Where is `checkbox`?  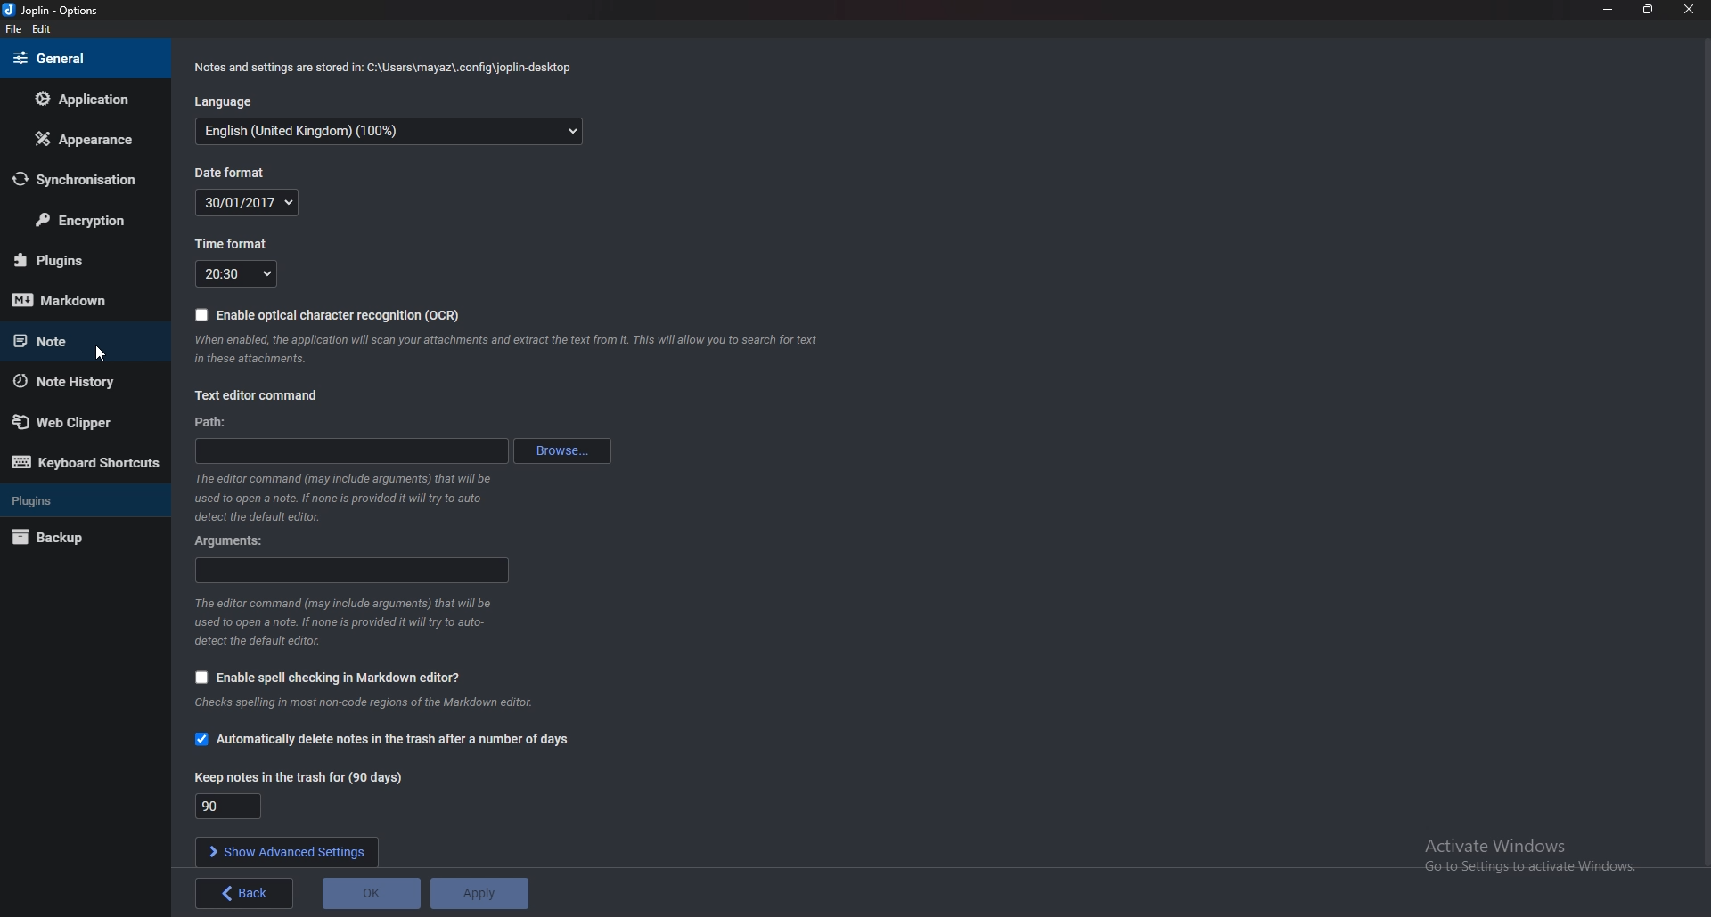 checkbox is located at coordinates (198, 678).